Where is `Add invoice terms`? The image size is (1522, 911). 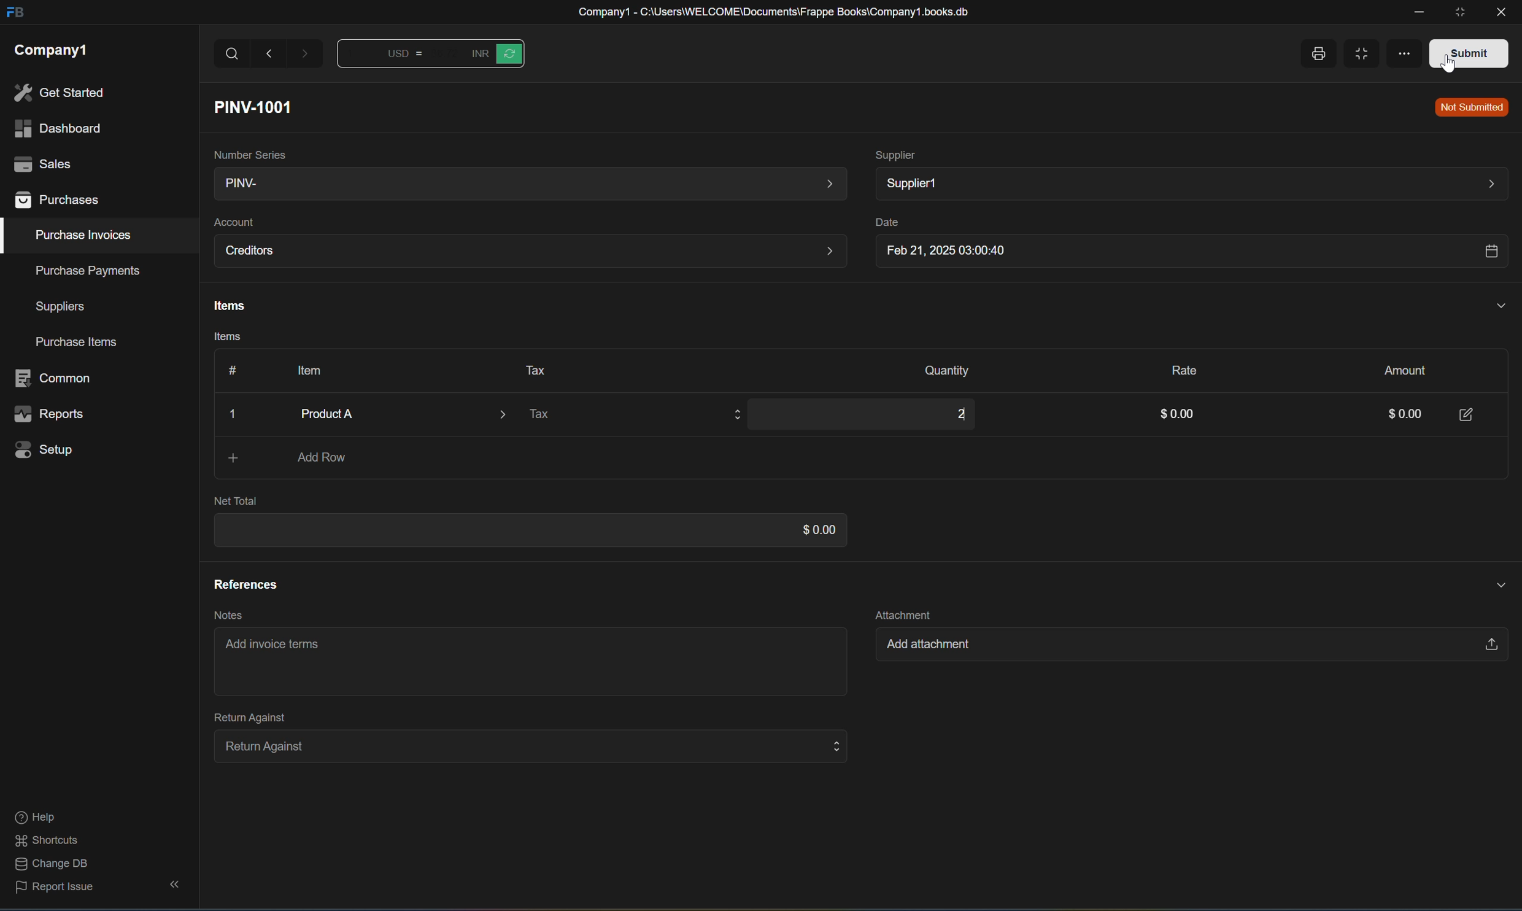
Add invoice terms is located at coordinates (277, 648).